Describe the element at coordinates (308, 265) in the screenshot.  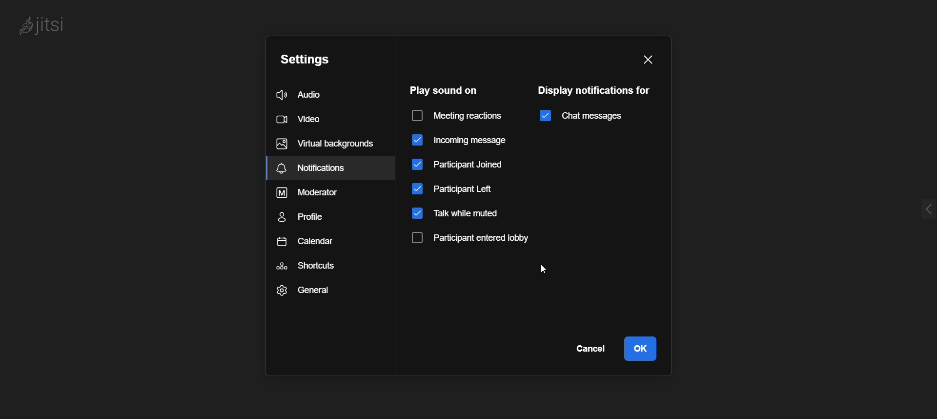
I see `Shortcuts` at that location.